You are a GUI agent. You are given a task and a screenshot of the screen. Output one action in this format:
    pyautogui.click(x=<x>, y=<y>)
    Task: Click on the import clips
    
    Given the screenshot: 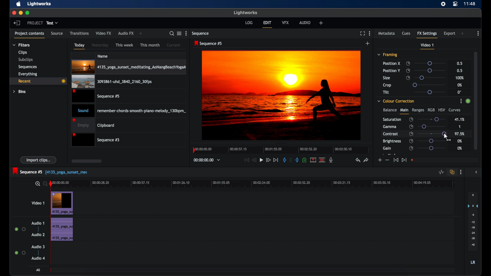 What is the action you would take?
    pyautogui.click(x=39, y=160)
    